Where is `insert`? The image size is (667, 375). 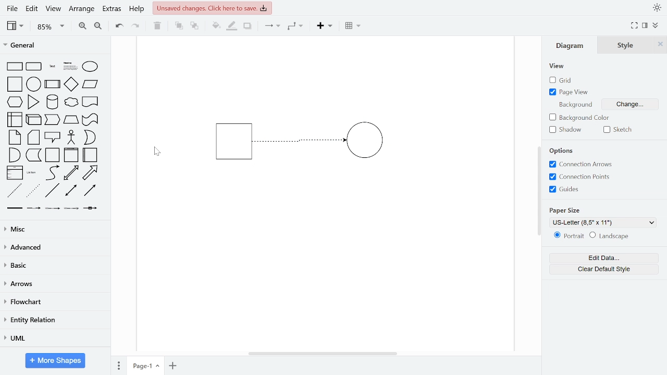 insert is located at coordinates (327, 26).